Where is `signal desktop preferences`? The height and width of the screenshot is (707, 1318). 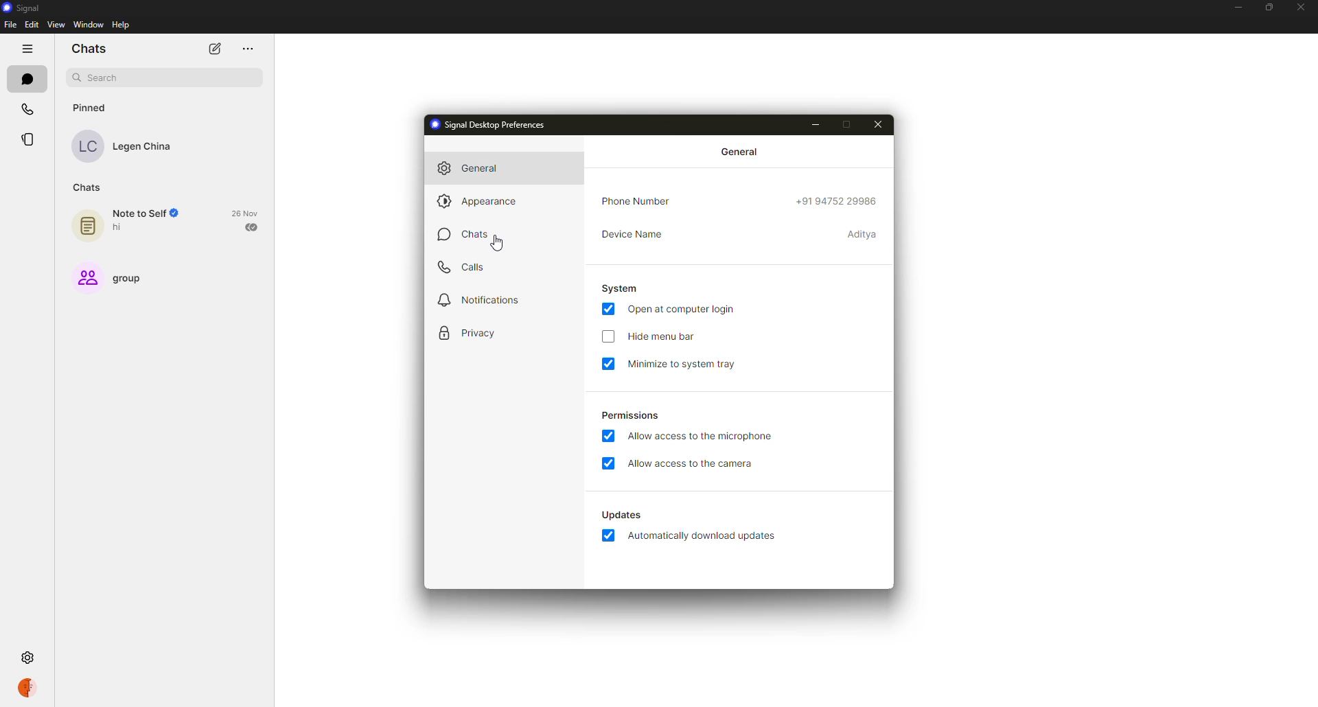 signal desktop preferences is located at coordinates (492, 125).